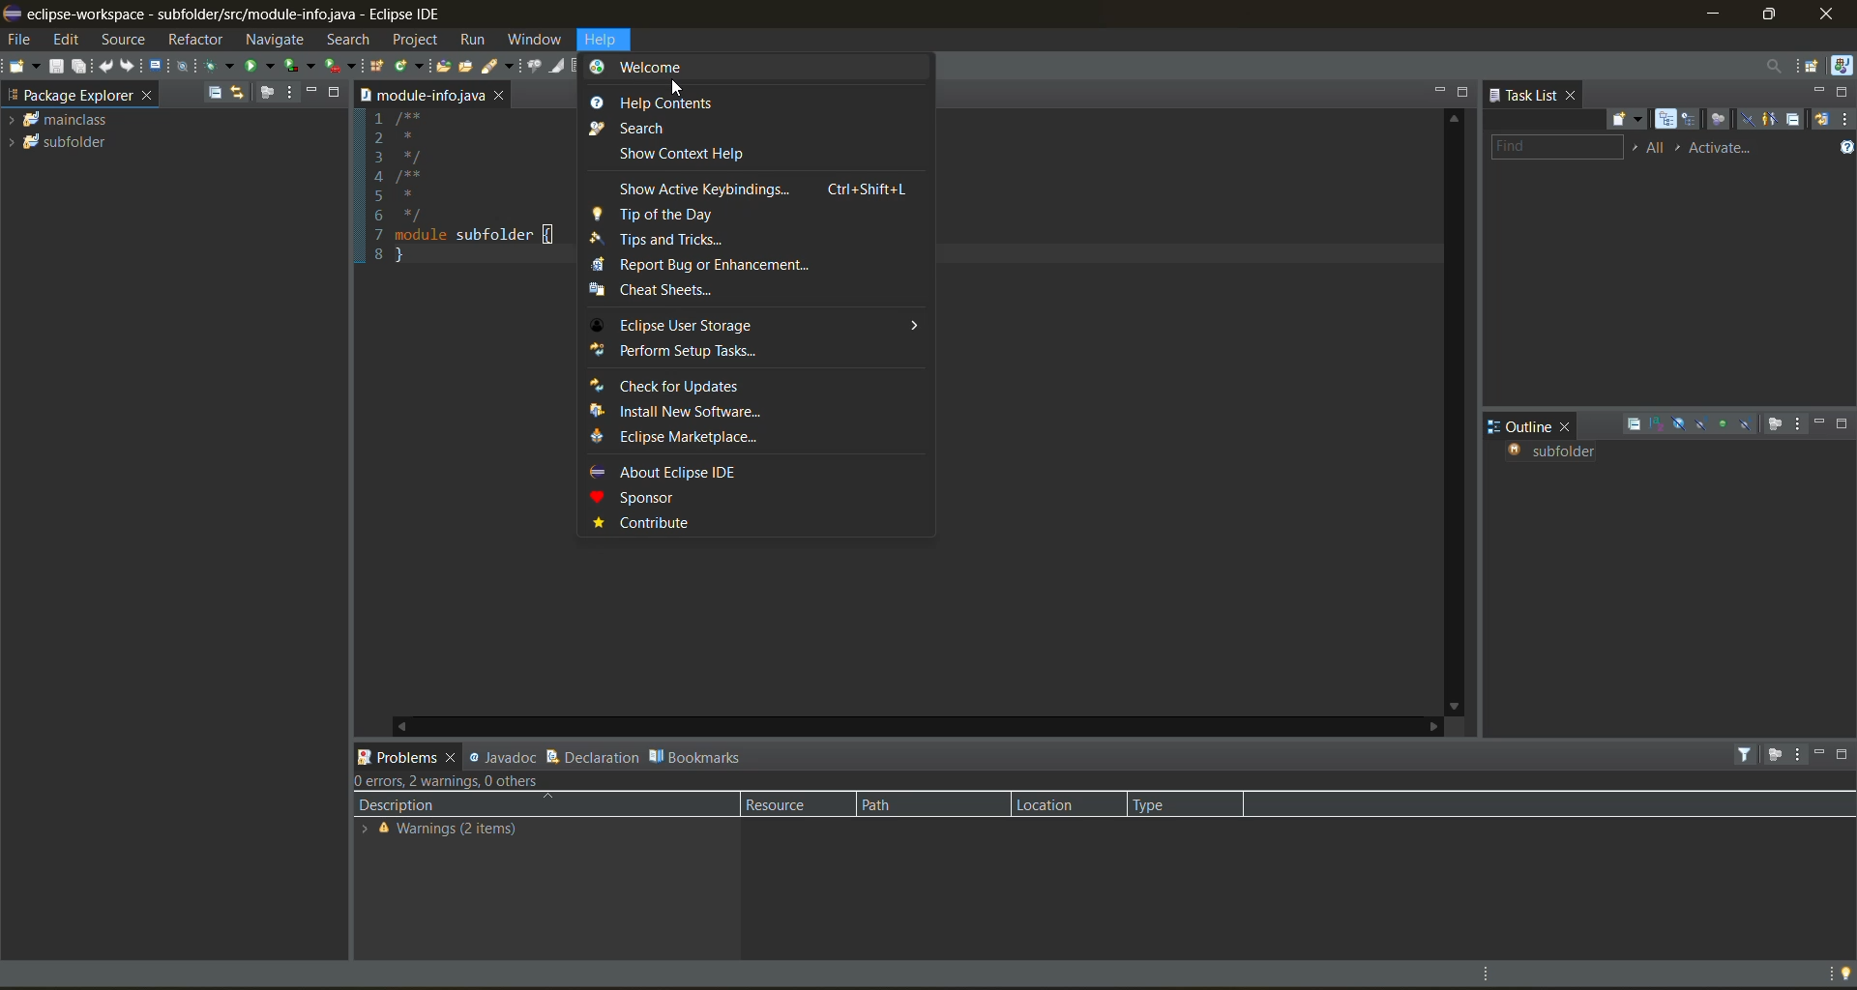 The height and width of the screenshot is (990, 1857). I want to click on coverage, so click(300, 65).